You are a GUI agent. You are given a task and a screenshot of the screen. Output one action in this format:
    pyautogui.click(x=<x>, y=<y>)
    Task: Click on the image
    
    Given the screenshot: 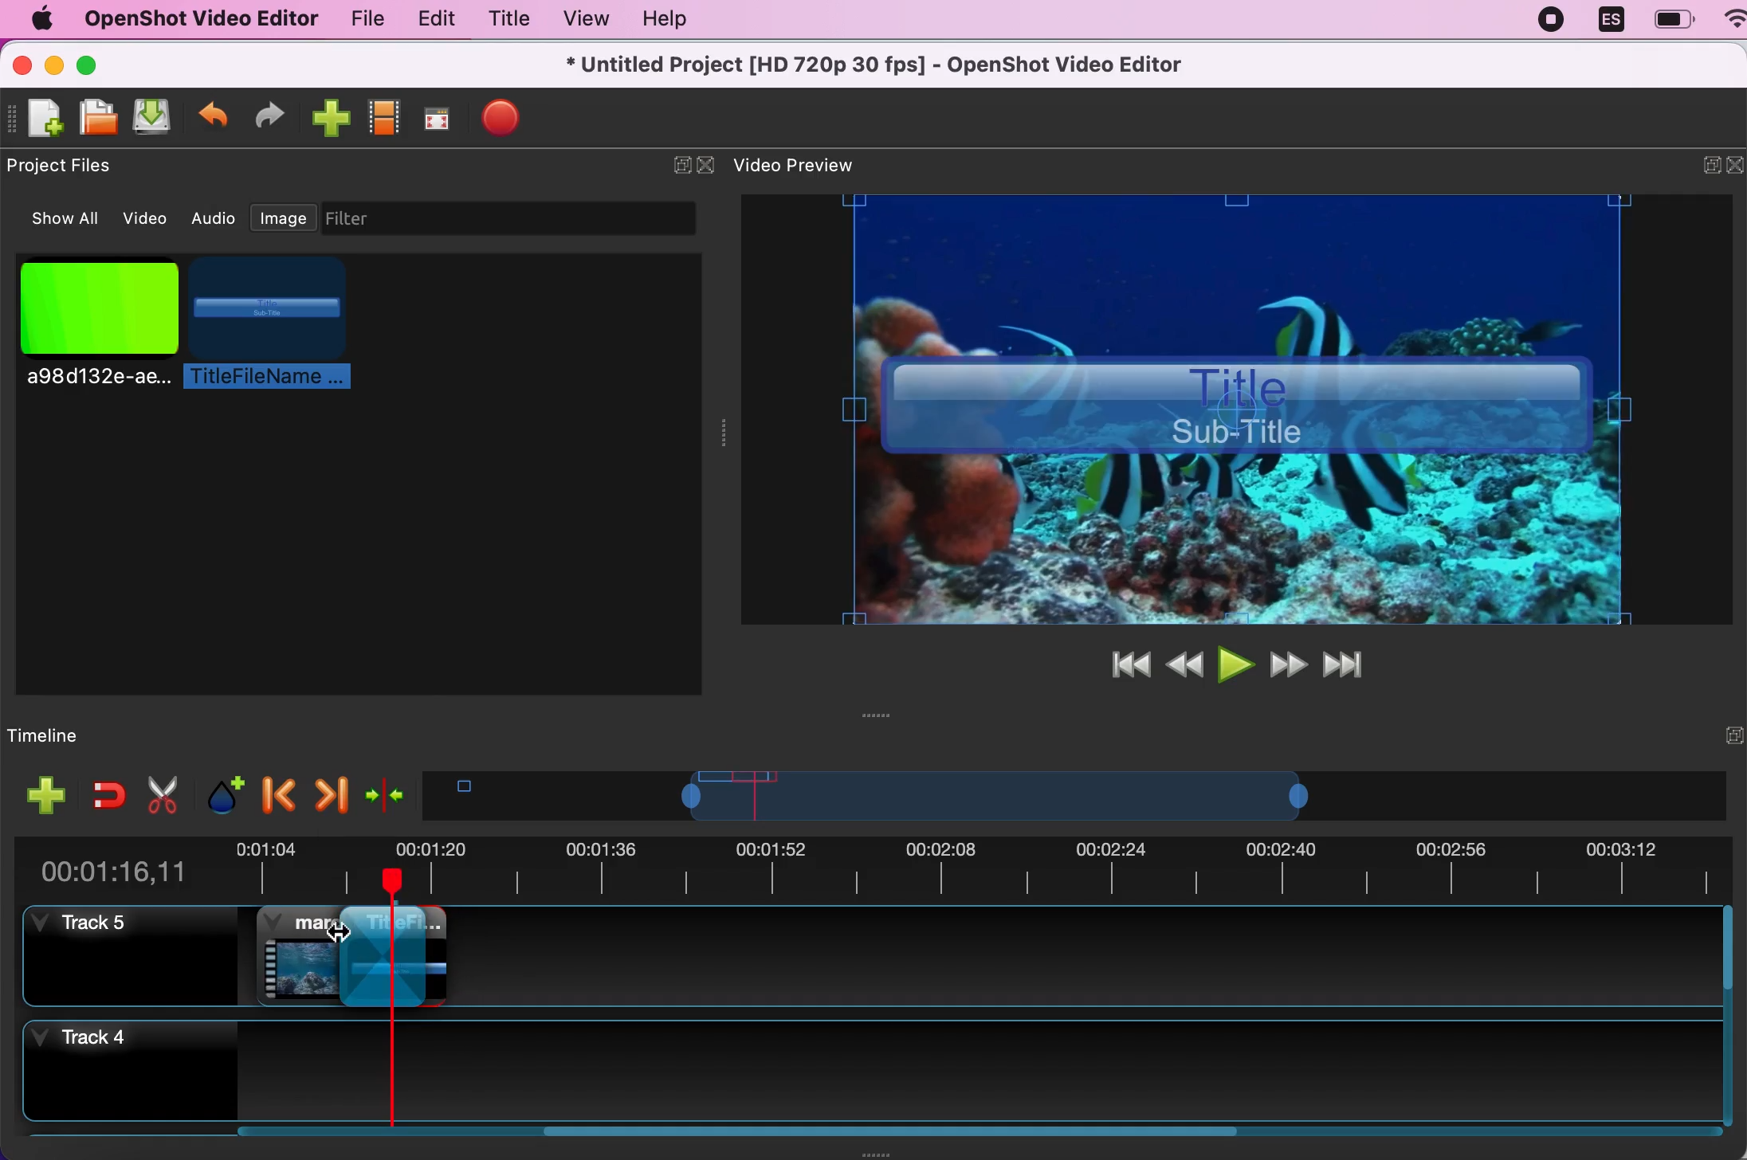 What is the action you would take?
    pyautogui.click(x=284, y=214)
    